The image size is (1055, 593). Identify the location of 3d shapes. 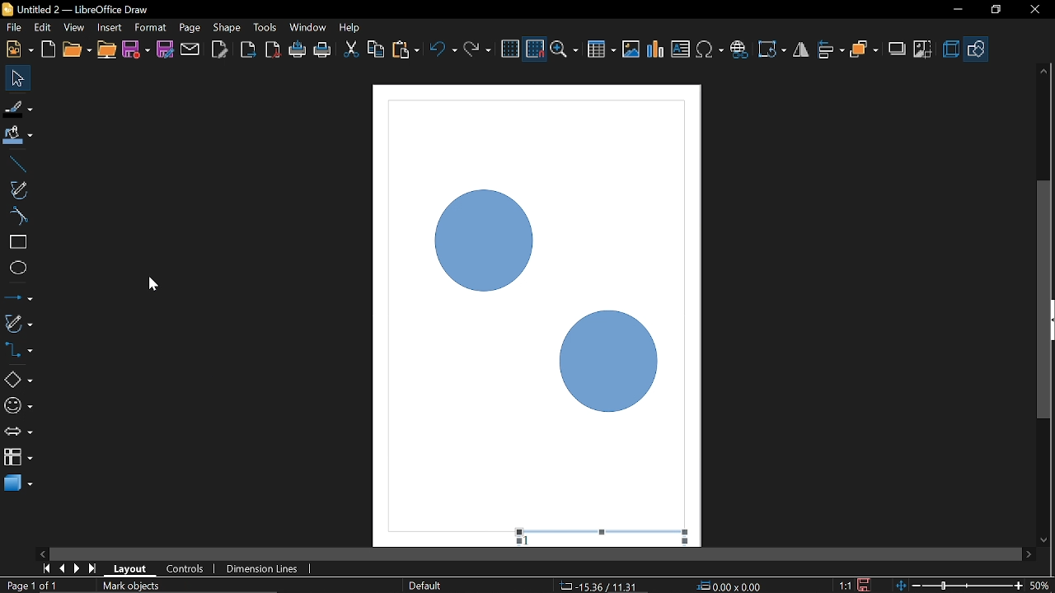
(18, 482).